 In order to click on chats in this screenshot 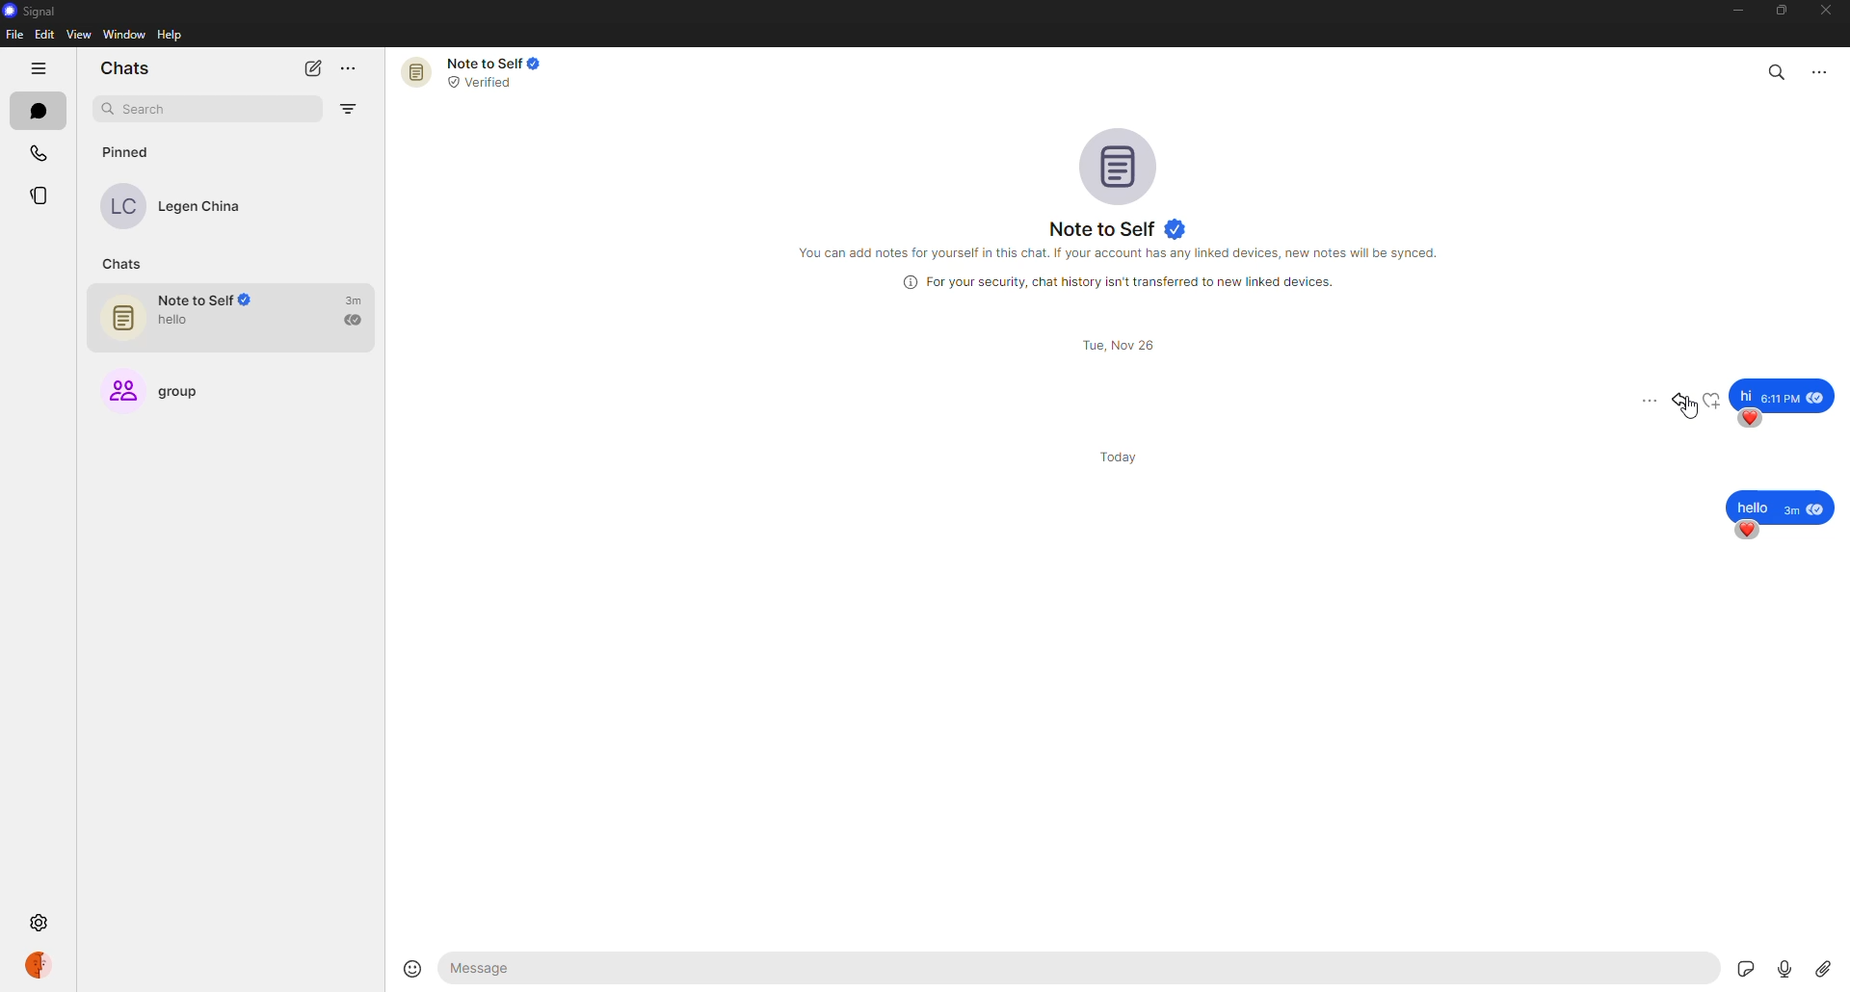, I will do `click(38, 111)`.